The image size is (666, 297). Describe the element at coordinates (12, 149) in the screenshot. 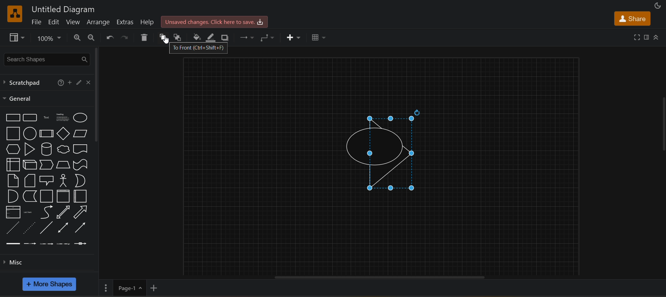

I see `hexagon` at that location.